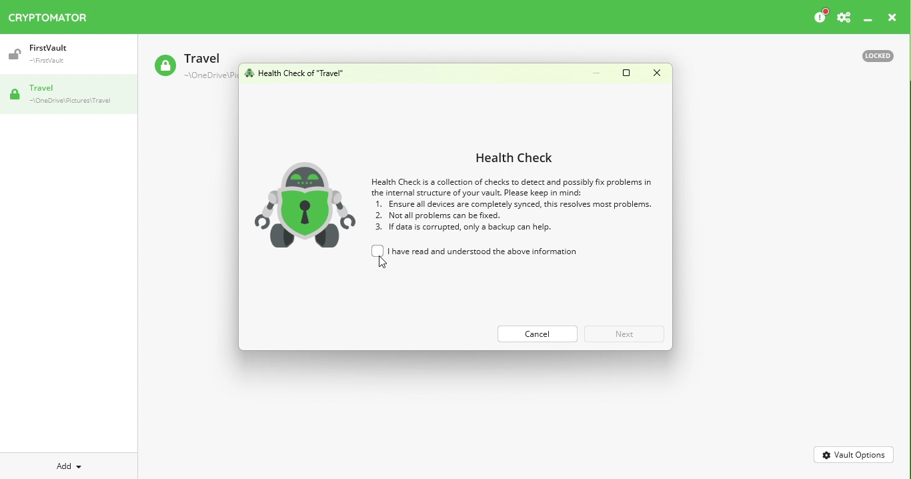 This screenshot has width=911, height=479. Describe the element at coordinates (894, 18) in the screenshot. I see `close` at that location.